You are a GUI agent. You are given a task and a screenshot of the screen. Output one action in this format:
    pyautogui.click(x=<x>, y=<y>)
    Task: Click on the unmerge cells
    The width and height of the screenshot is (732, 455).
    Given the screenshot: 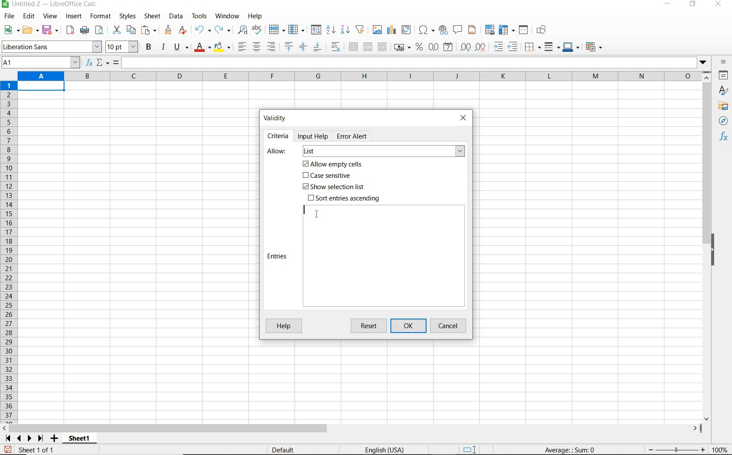 What is the action you would take?
    pyautogui.click(x=382, y=47)
    